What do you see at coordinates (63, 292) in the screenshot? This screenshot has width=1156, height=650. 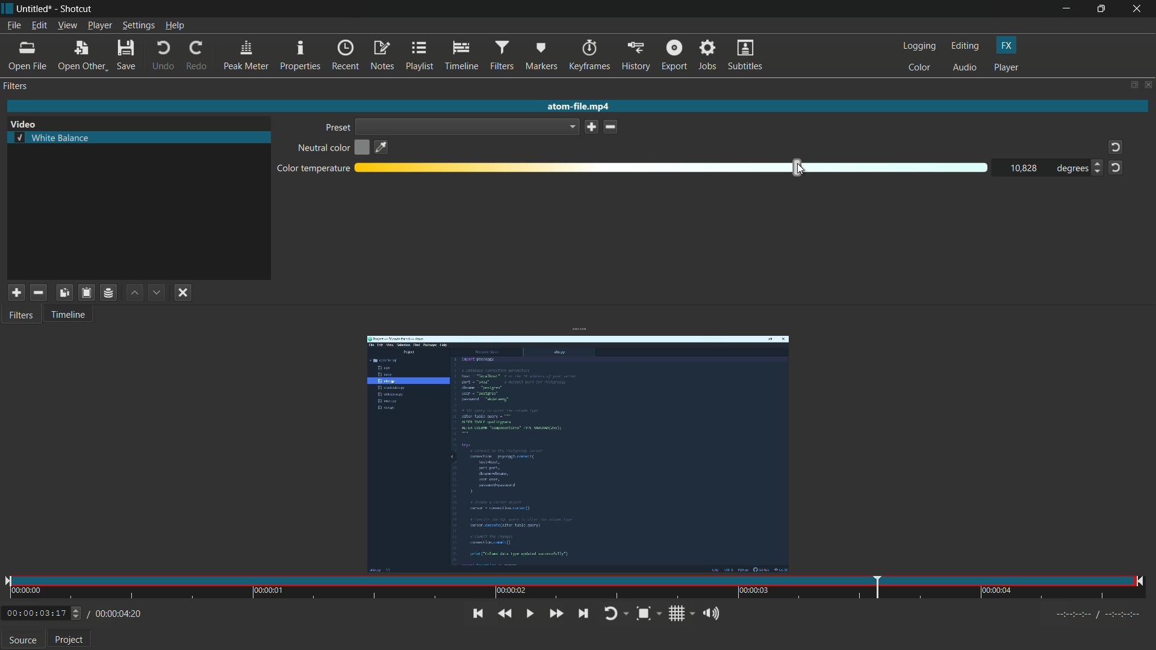 I see `copy checked filter` at bounding box center [63, 292].